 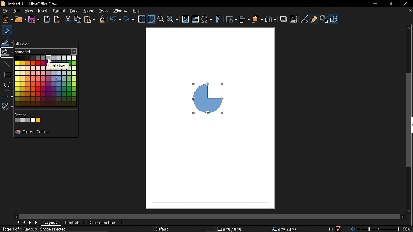 What do you see at coordinates (15, 11) in the screenshot?
I see `Edit` at bounding box center [15, 11].